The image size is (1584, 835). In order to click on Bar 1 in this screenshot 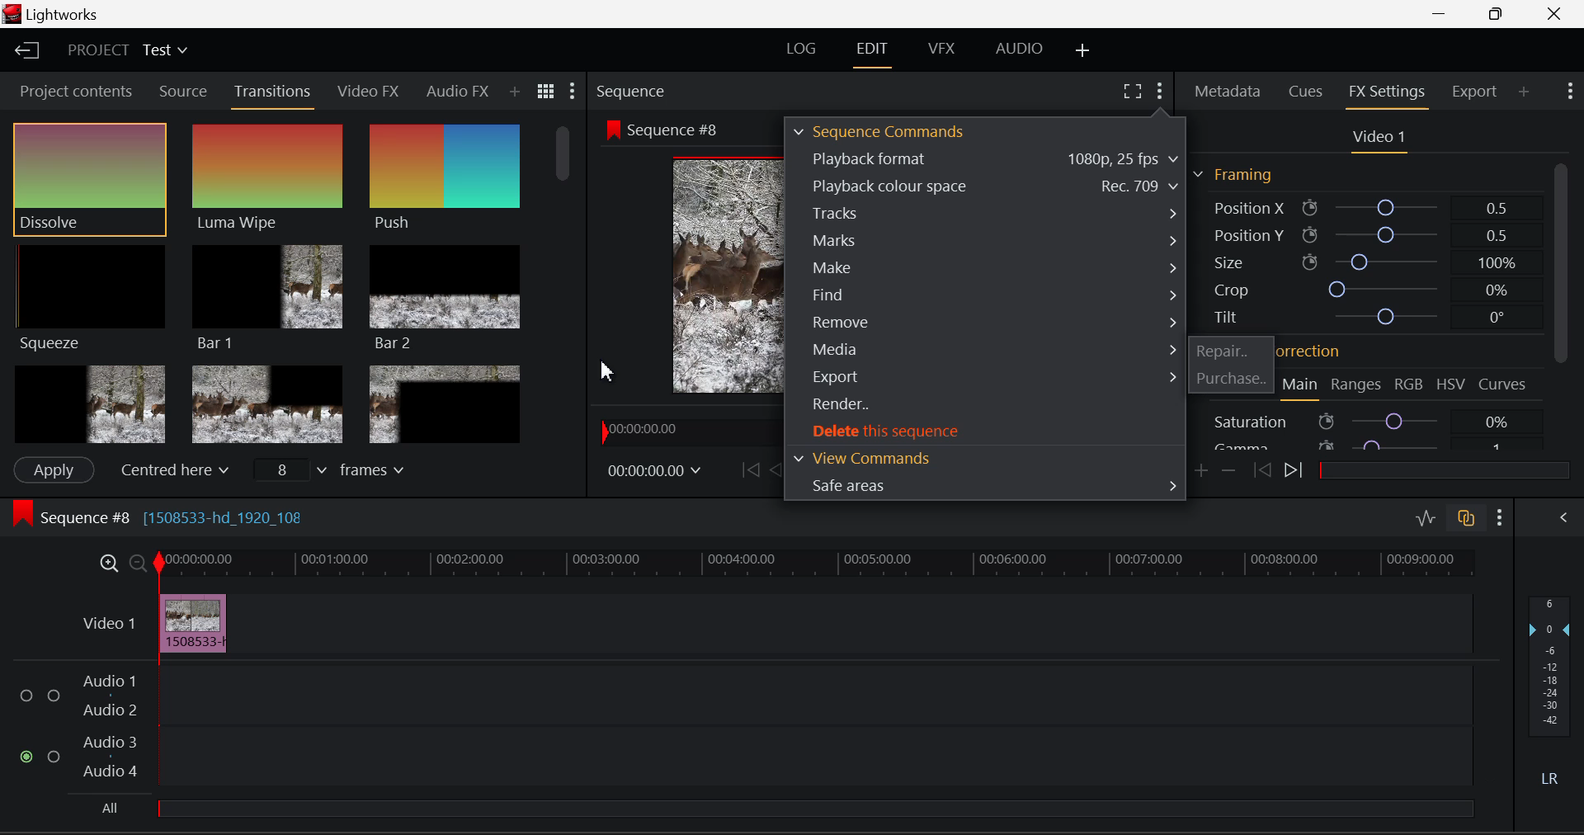, I will do `click(267, 295)`.